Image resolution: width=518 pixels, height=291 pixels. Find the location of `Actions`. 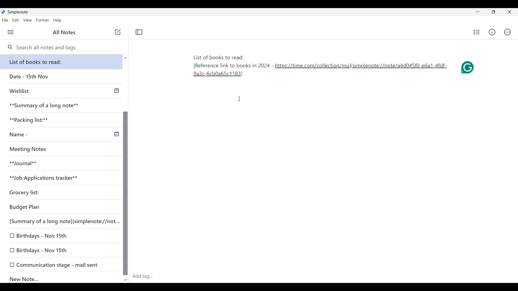

Actions is located at coordinates (507, 32).